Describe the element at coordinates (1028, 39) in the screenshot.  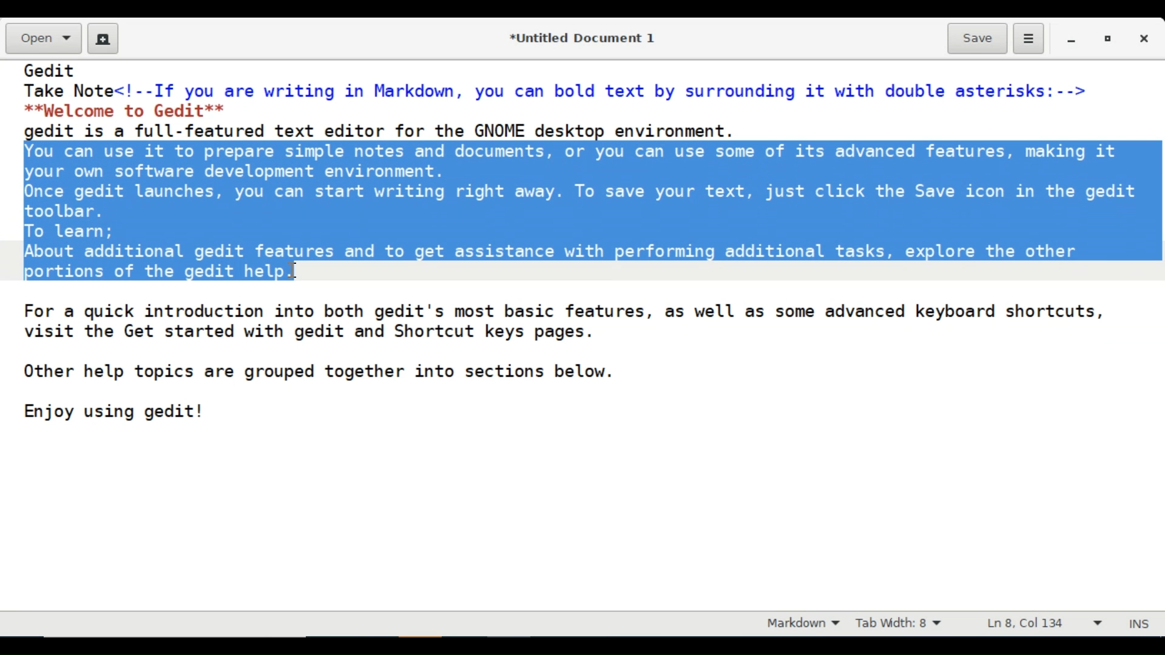
I see `Application menu` at that location.